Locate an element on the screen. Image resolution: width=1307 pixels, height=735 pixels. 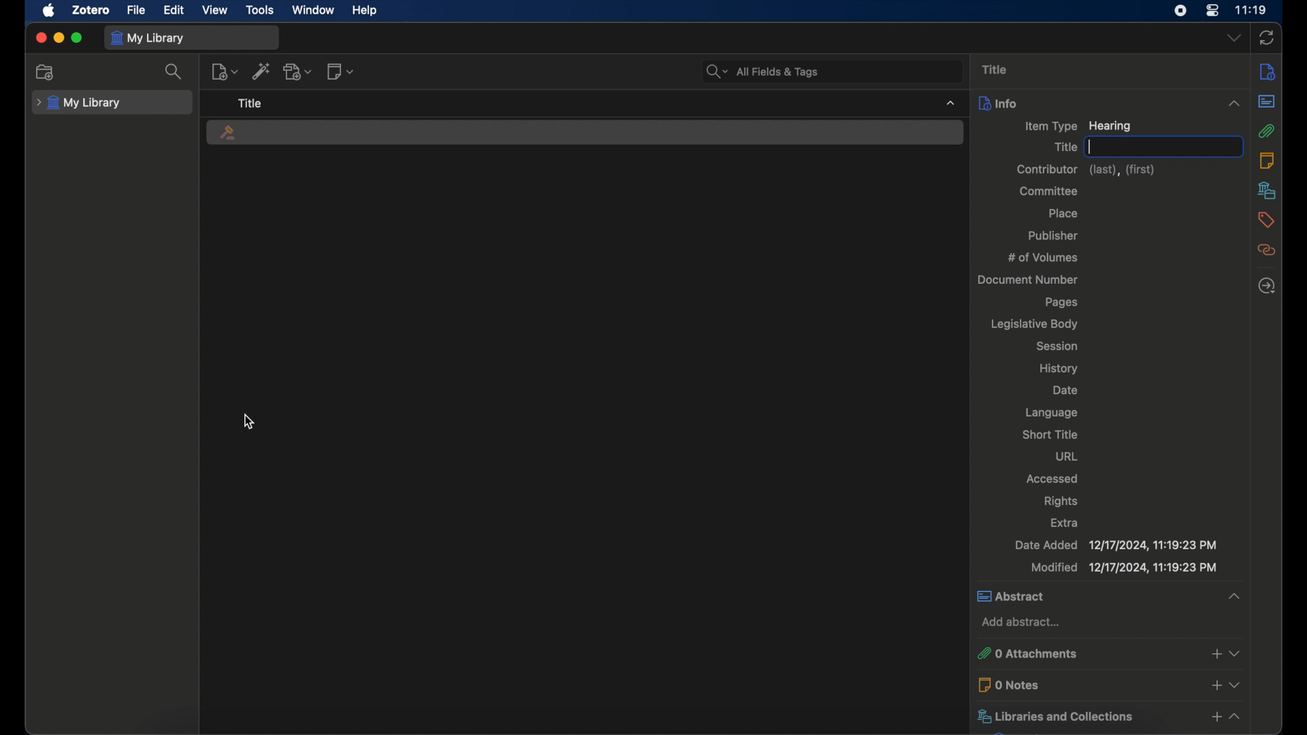
add abstract is located at coordinates (1022, 623).